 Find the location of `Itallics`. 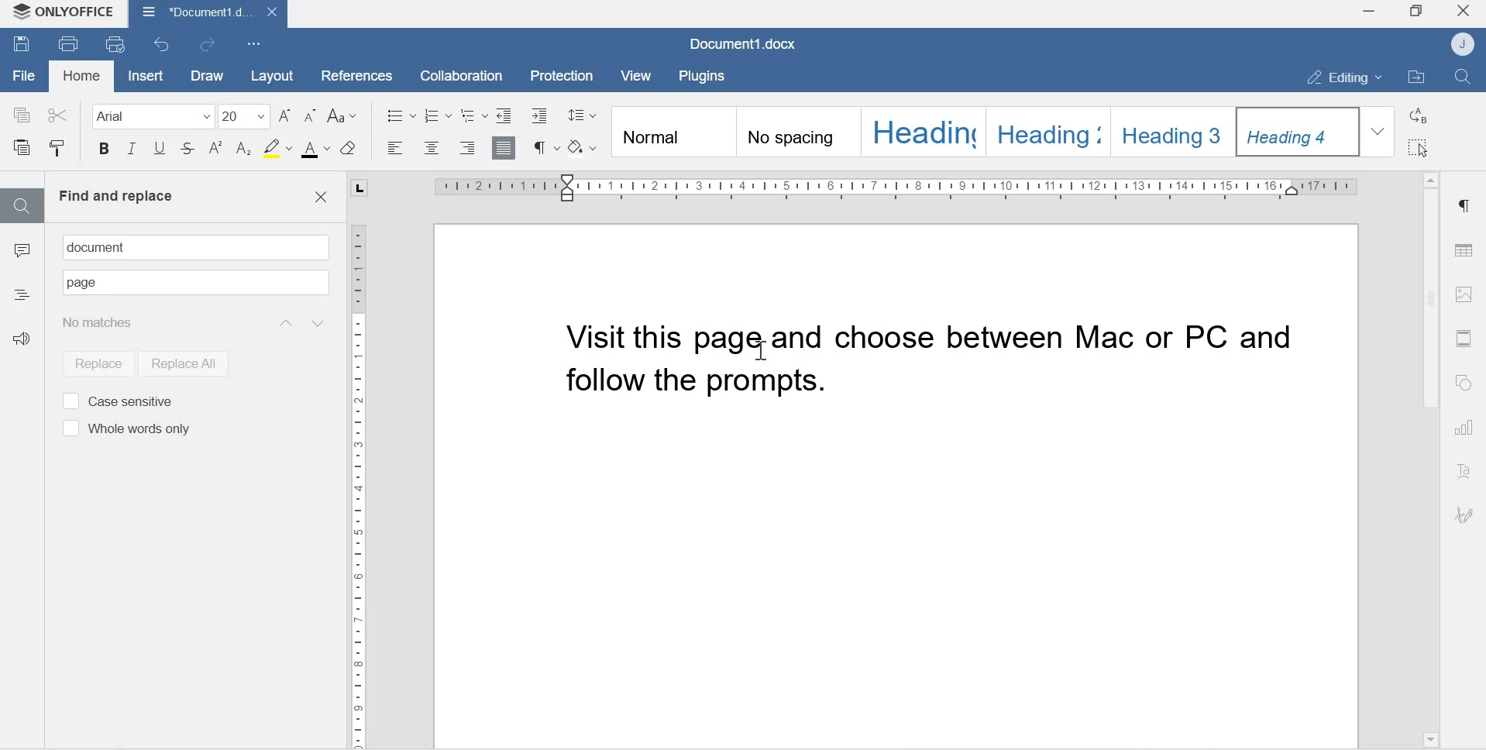

Itallics is located at coordinates (132, 150).